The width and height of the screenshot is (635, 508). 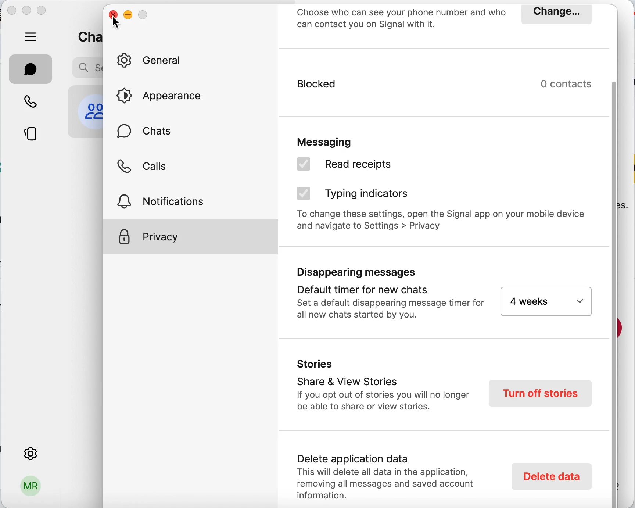 I want to click on blocked, so click(x=385, y=90).